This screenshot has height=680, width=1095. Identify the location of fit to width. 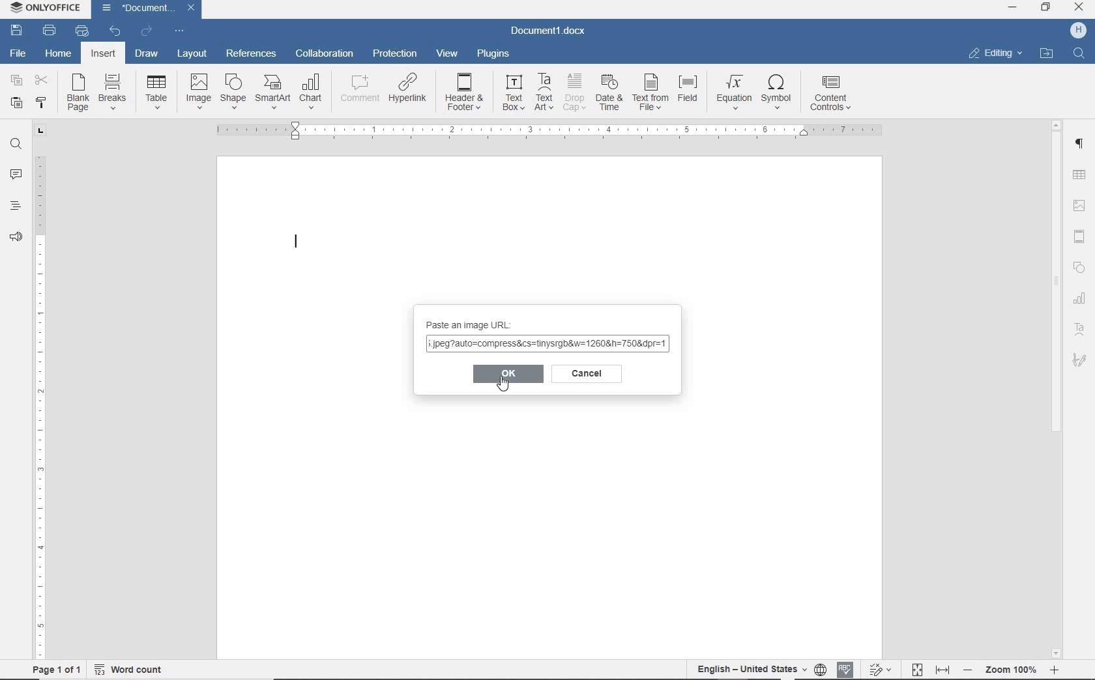
(942, 670).